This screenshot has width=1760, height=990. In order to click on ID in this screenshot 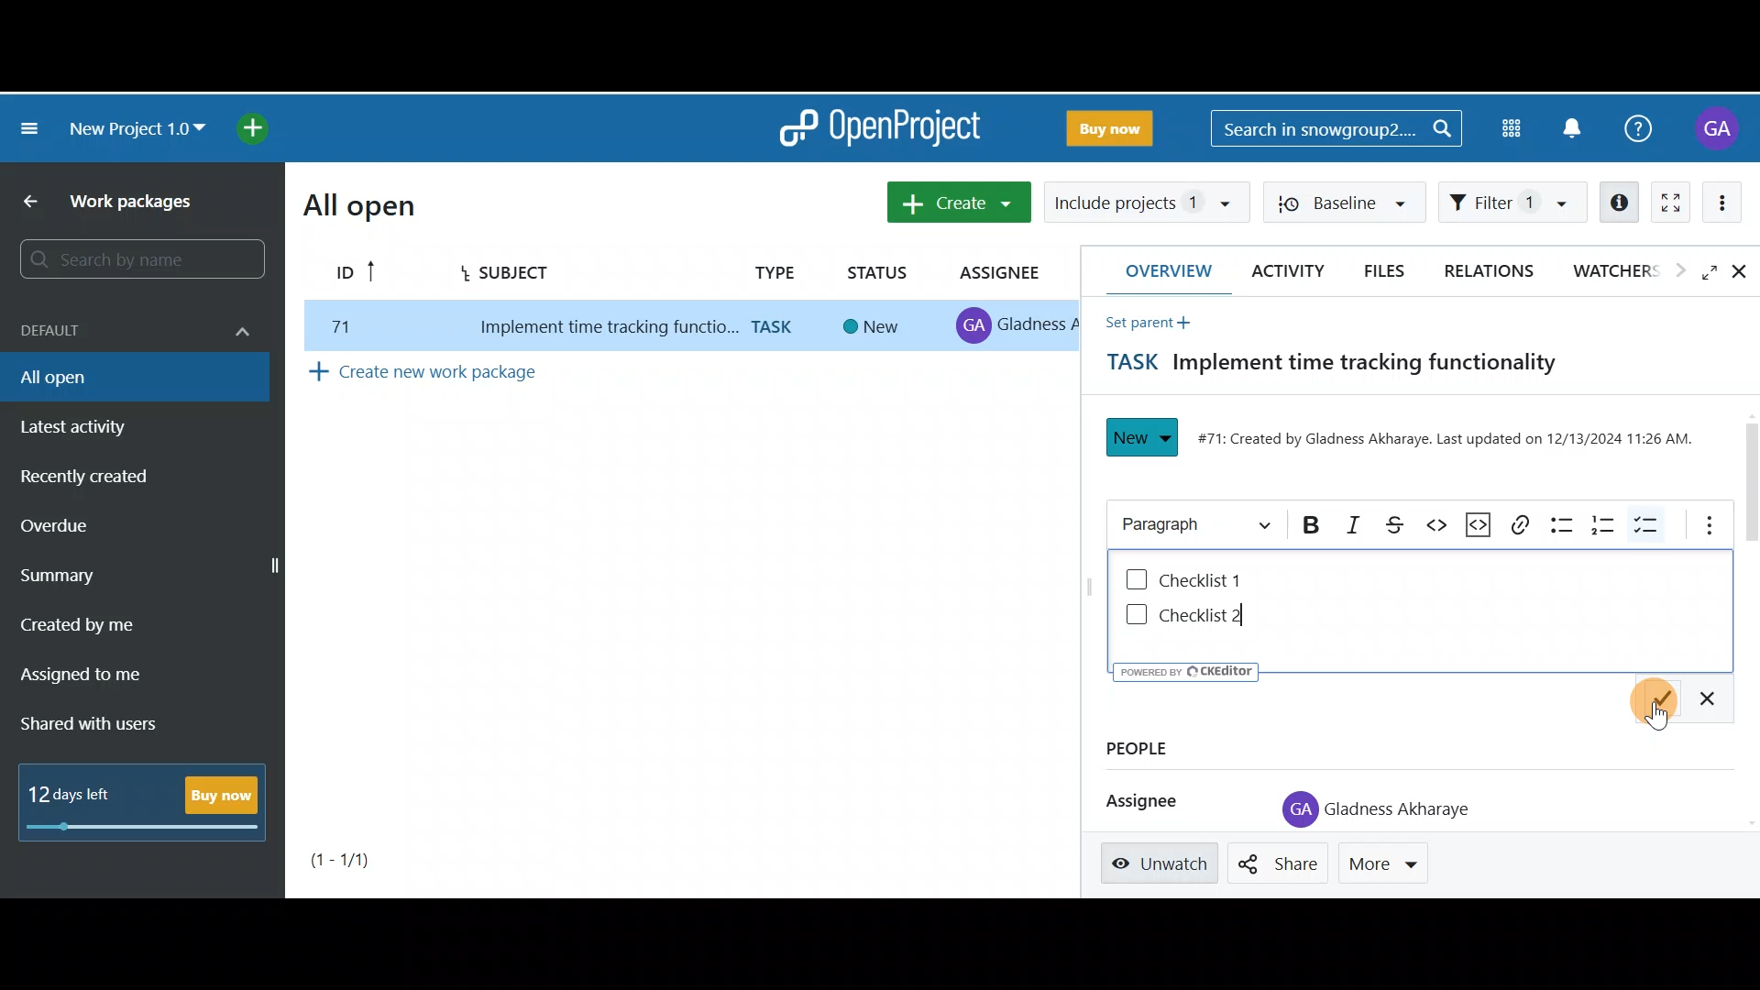, I will do `click(350, 274)`.